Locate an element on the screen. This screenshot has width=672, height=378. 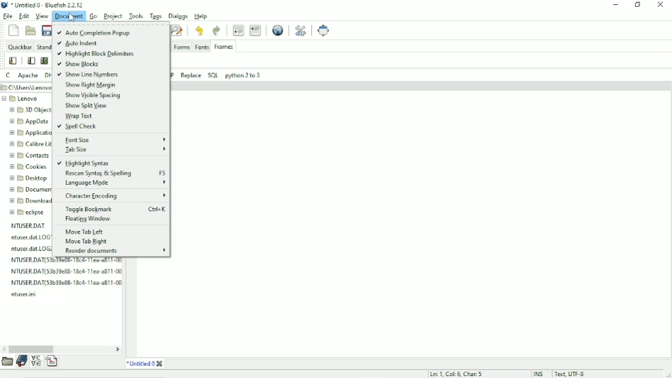
Frames is located at coordinates (225, 47).